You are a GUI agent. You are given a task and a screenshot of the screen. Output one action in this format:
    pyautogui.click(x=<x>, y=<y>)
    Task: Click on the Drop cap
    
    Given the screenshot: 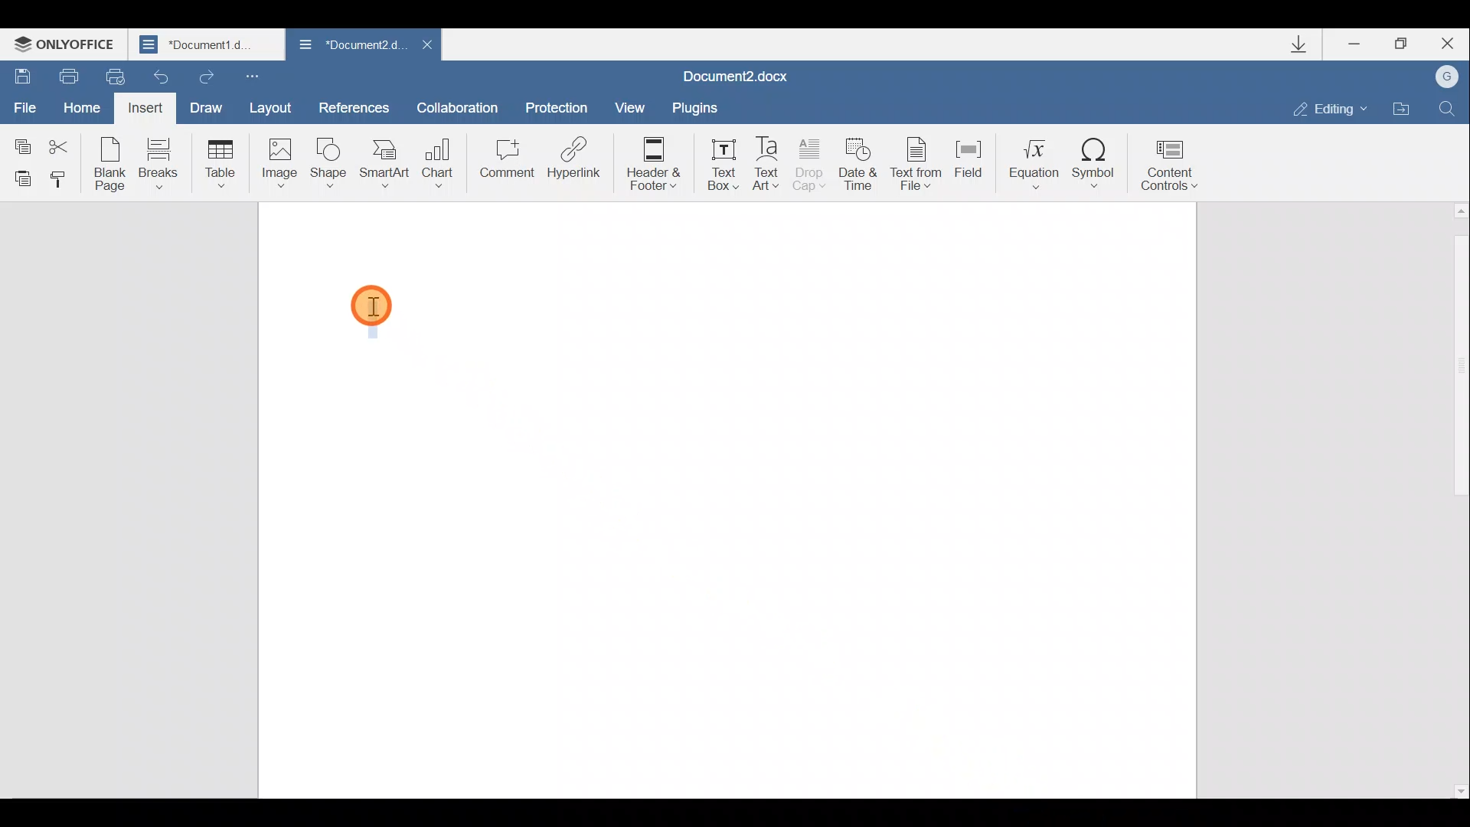 What is the action you would take?
    pyautogui.click(x=809, y=167)
    